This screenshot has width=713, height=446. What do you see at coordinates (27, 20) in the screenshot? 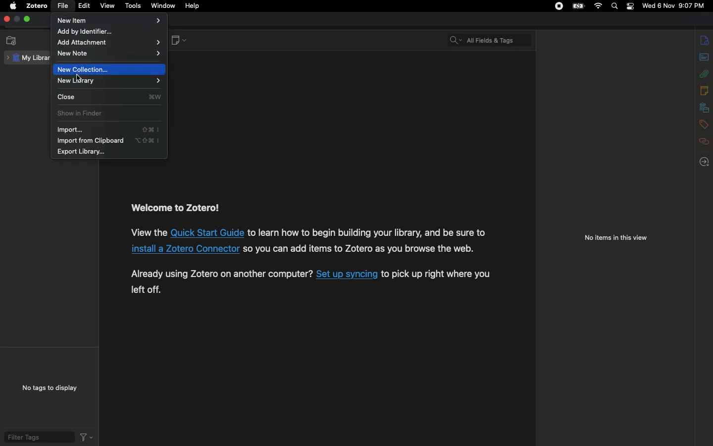
I see `Maximize` at bounding box center [27, 20].